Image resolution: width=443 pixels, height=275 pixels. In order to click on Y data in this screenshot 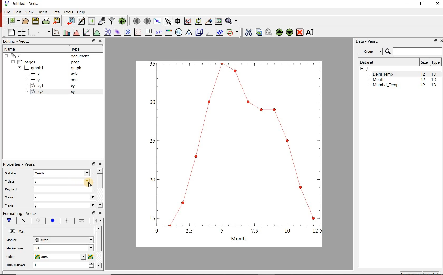, I will do `click(9, 181)`.